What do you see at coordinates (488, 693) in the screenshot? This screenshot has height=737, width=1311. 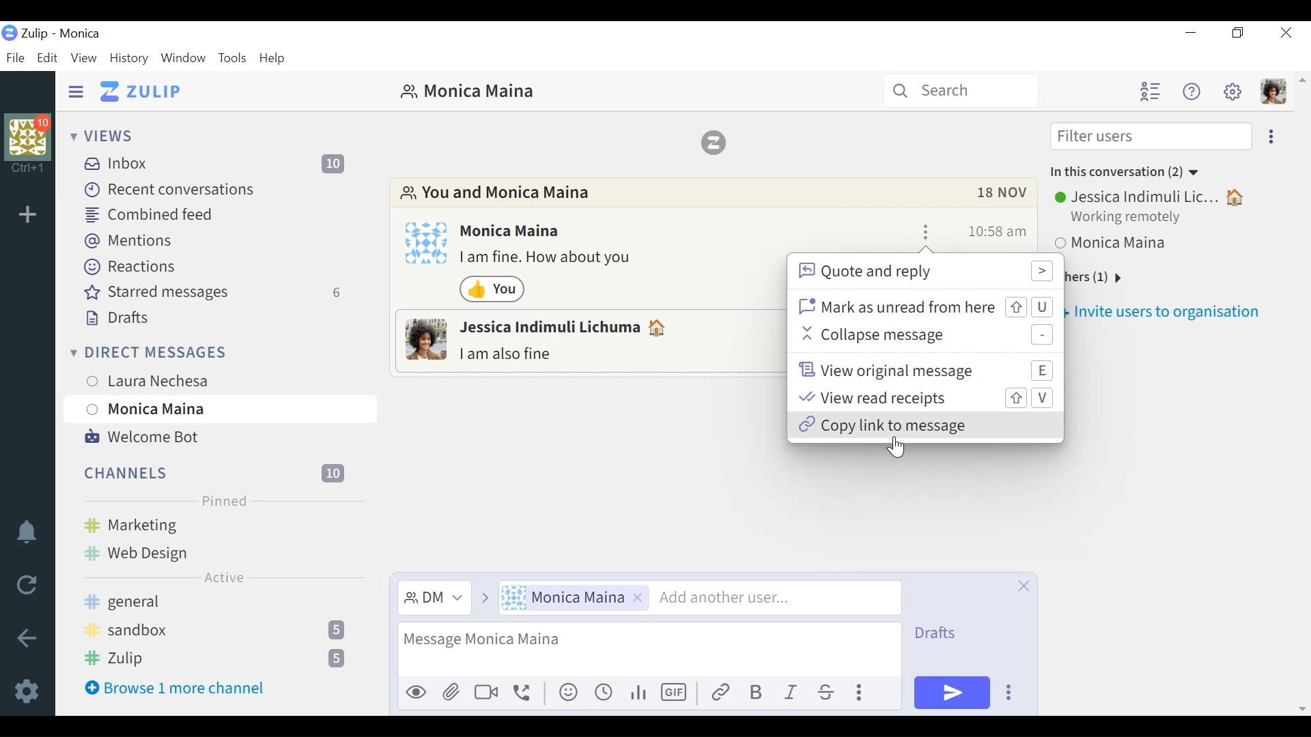 I see `` at bounding box center [488, 693].